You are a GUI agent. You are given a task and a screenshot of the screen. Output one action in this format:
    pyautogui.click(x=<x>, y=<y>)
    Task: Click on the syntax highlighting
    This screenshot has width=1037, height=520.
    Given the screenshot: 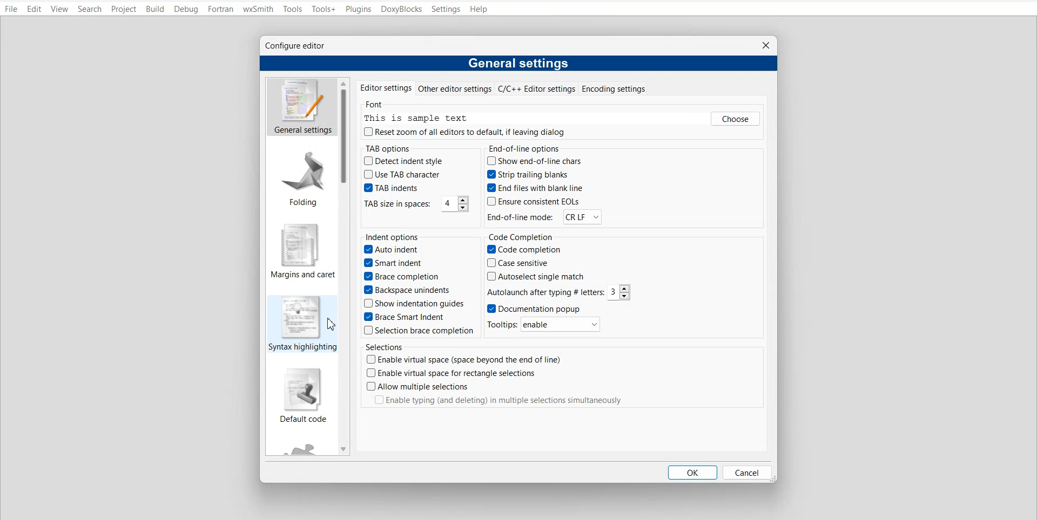 What is the action you would take?
    pyautogui.click(x=301, y=323)
    